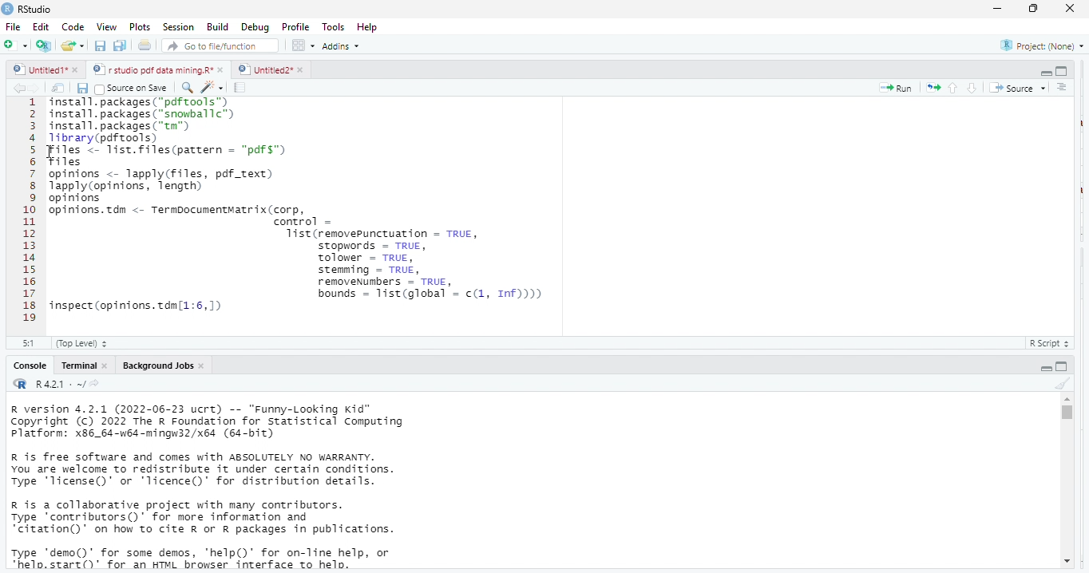  What do you see at coordinates (29, 366) in the screenshot?
I see `console` at bounding box center [29, 366].